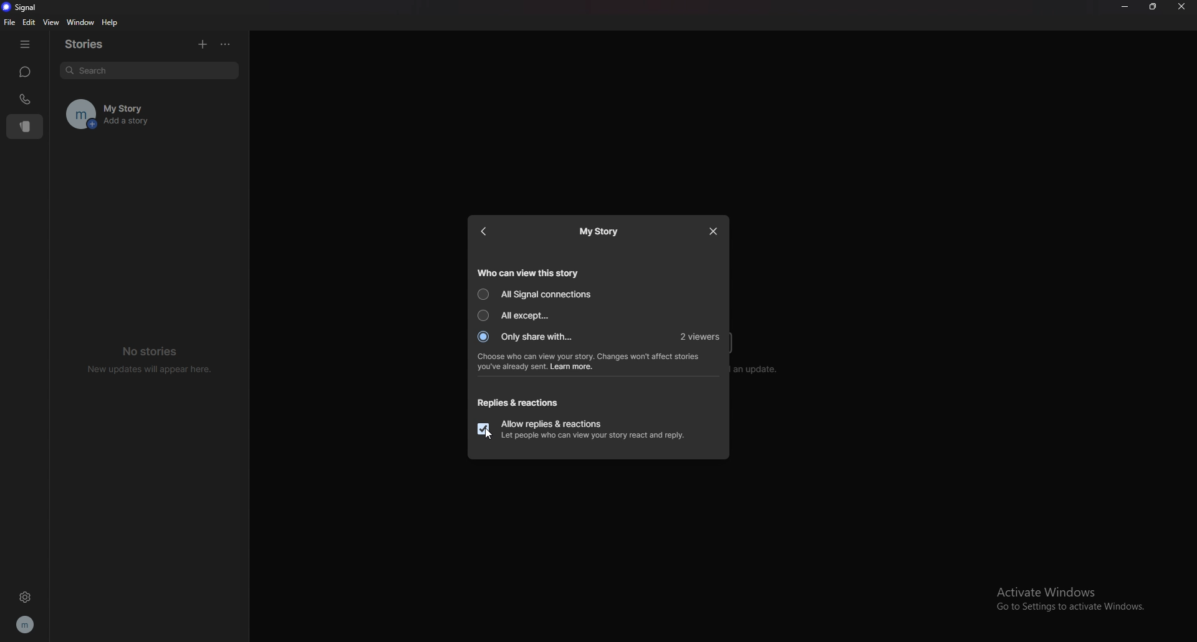 The width and height of the screenshot is (1197, 642). I want to click on back, so click(489, 231).